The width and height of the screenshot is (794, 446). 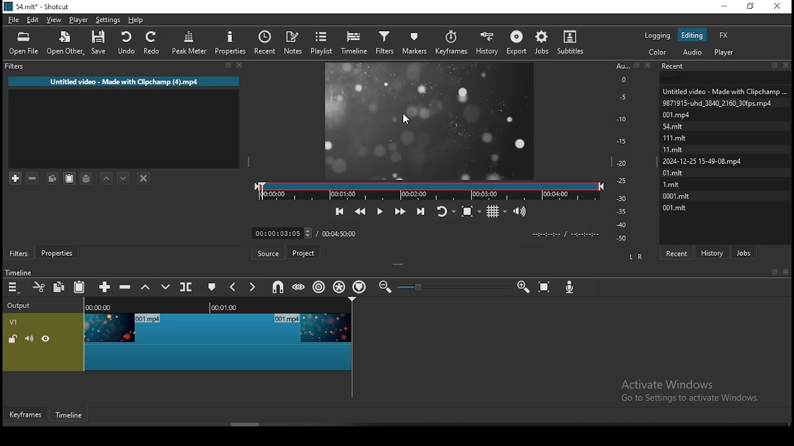 What do you see at coordinates (637, 65) in the screenshot?
I see `Detach` at bounding box center [637, 65].